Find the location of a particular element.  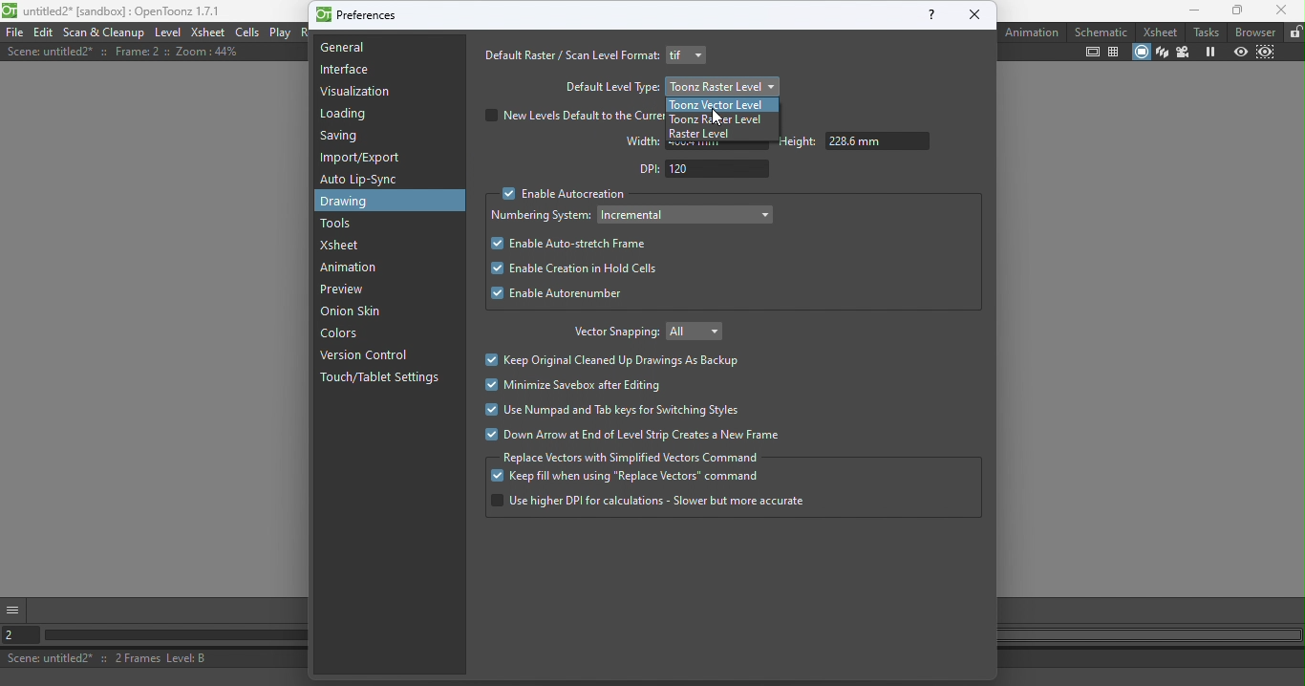

Tools is located at coordinates (339, 224).